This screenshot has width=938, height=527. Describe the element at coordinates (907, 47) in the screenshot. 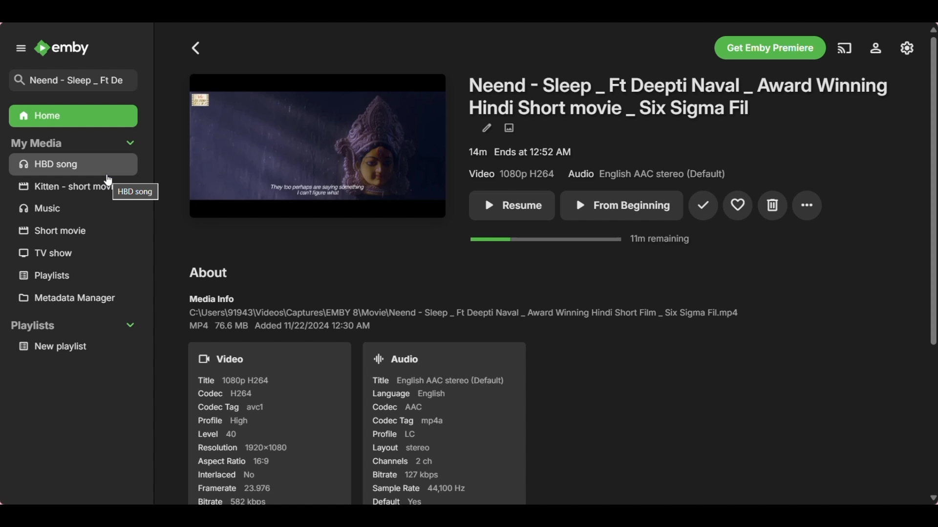

I see `Manage Emby server` at that location.